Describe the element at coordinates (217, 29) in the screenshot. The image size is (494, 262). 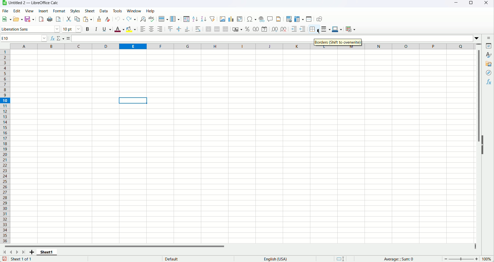
I see `Merge cells` at that location.